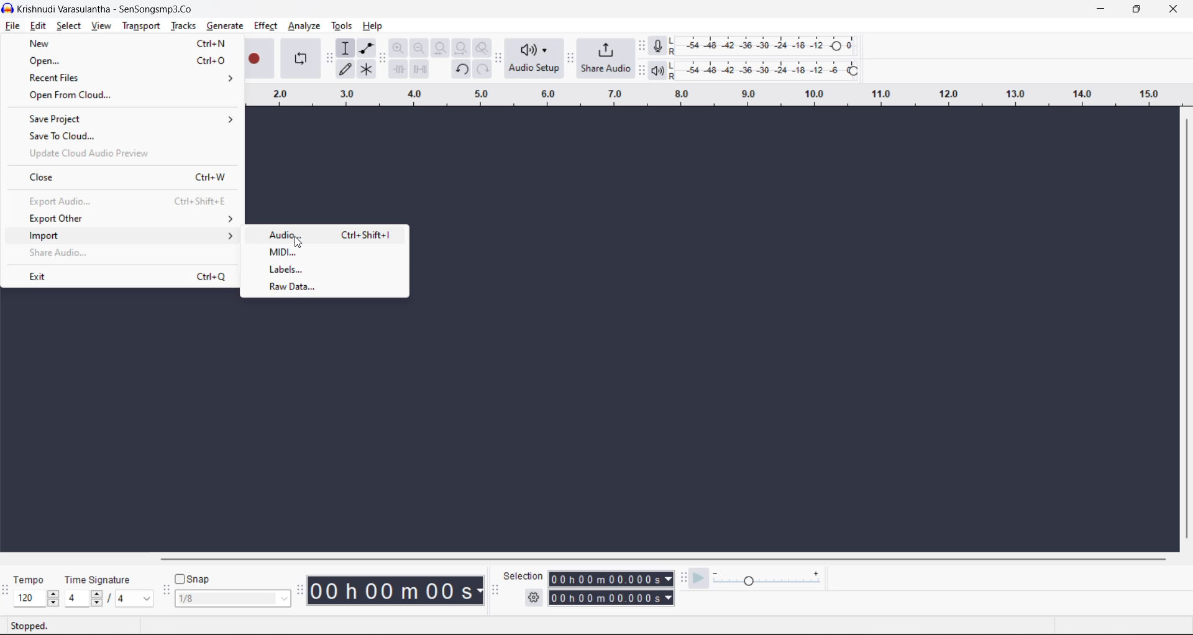 The image size is (1193, 635). What do you see at coordinates (612, 598) in the screenshot?
I see `00 h 00m 00.000s` at bounding box center [612, 598].